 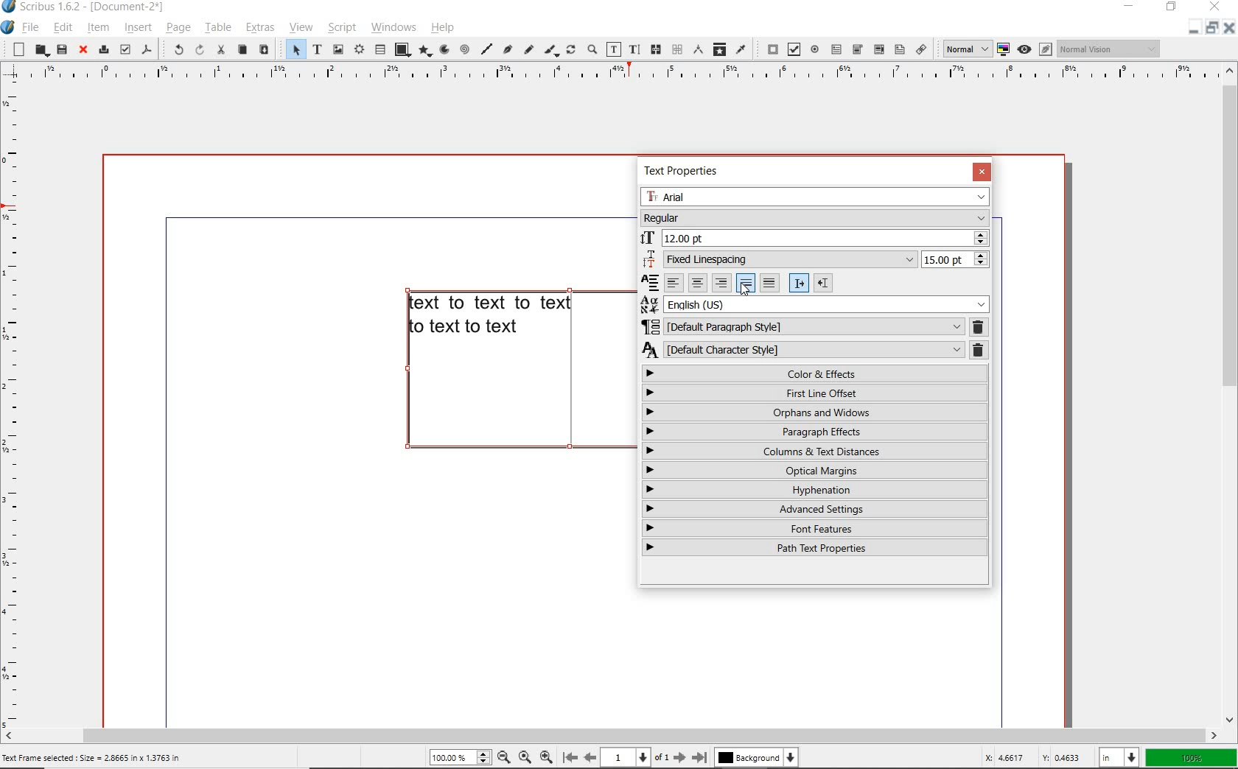 What do you see at coordinates (836, 49) in the screenshot?
I see `pdf text field` at bounding box center [836, 49].